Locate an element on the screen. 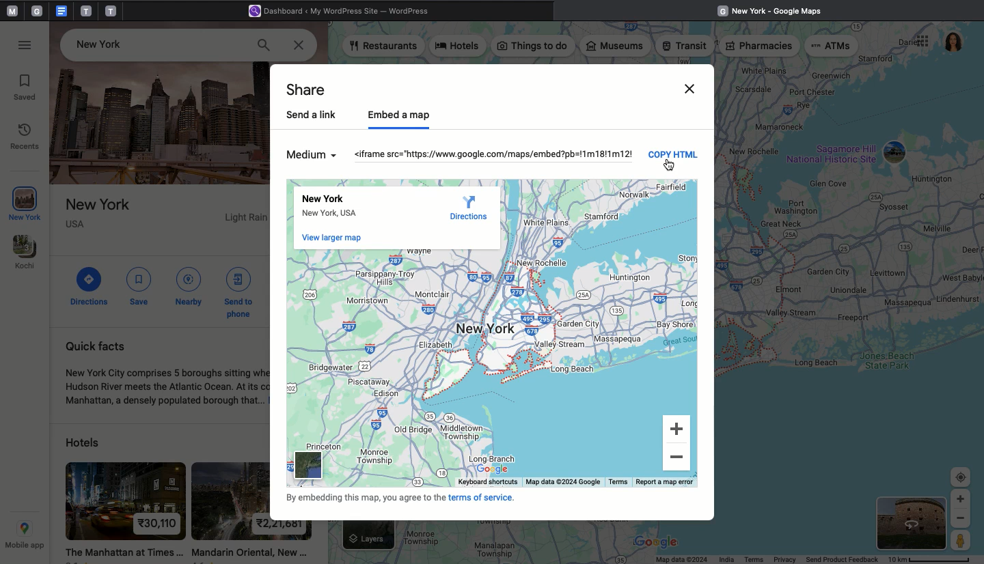 Image resolution: width=984 pixels, height=564 pixels. Wordpress is located at coordinates (344, 12).